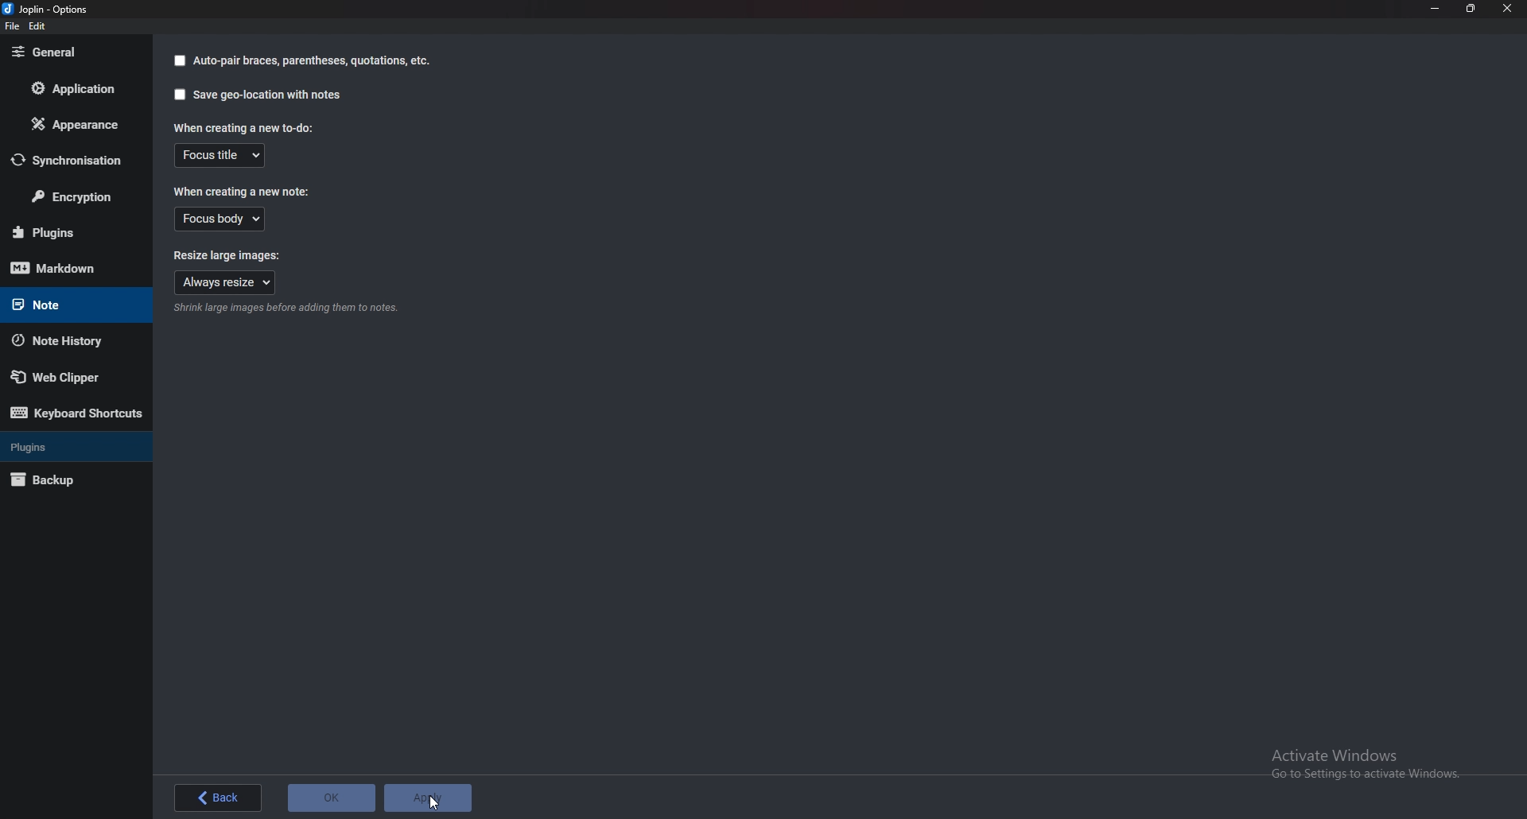 This screenshot has height=819, width=1527. What do you see at coordinates (220, 156) in the screenshot?
I see `Focus title` at bounding box center [220, 156].